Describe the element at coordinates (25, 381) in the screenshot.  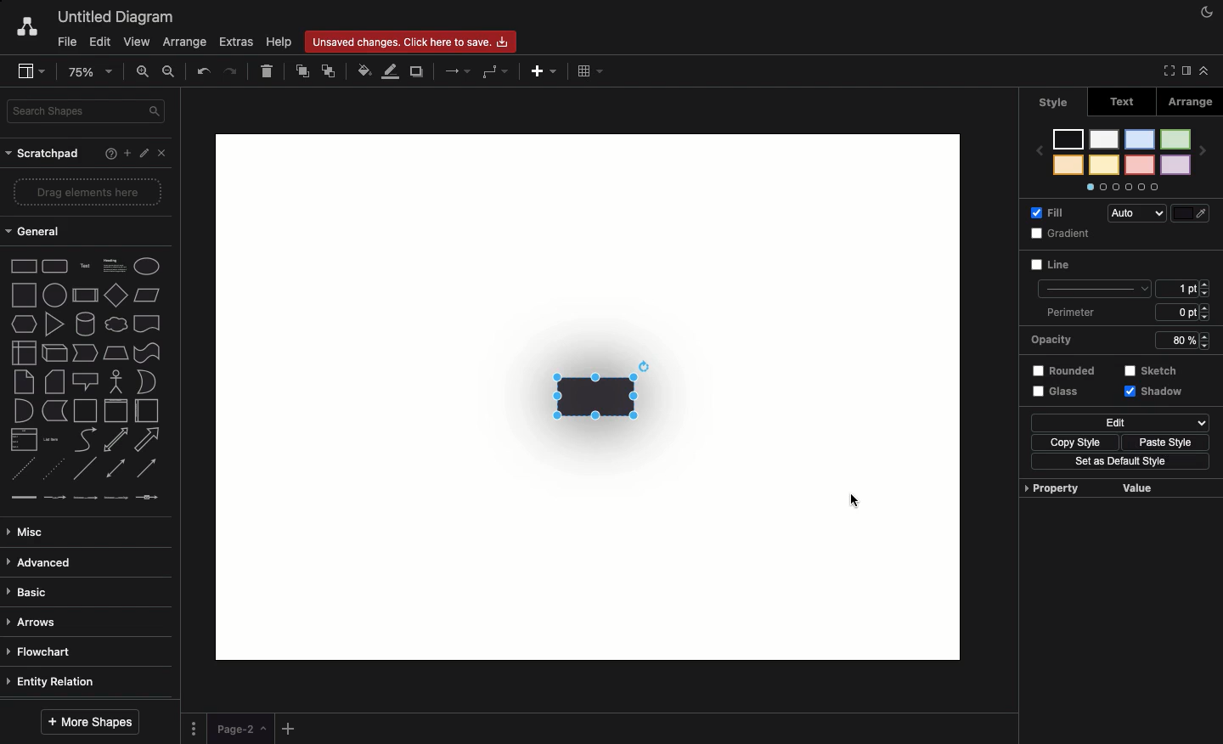
I see `note` at that location.